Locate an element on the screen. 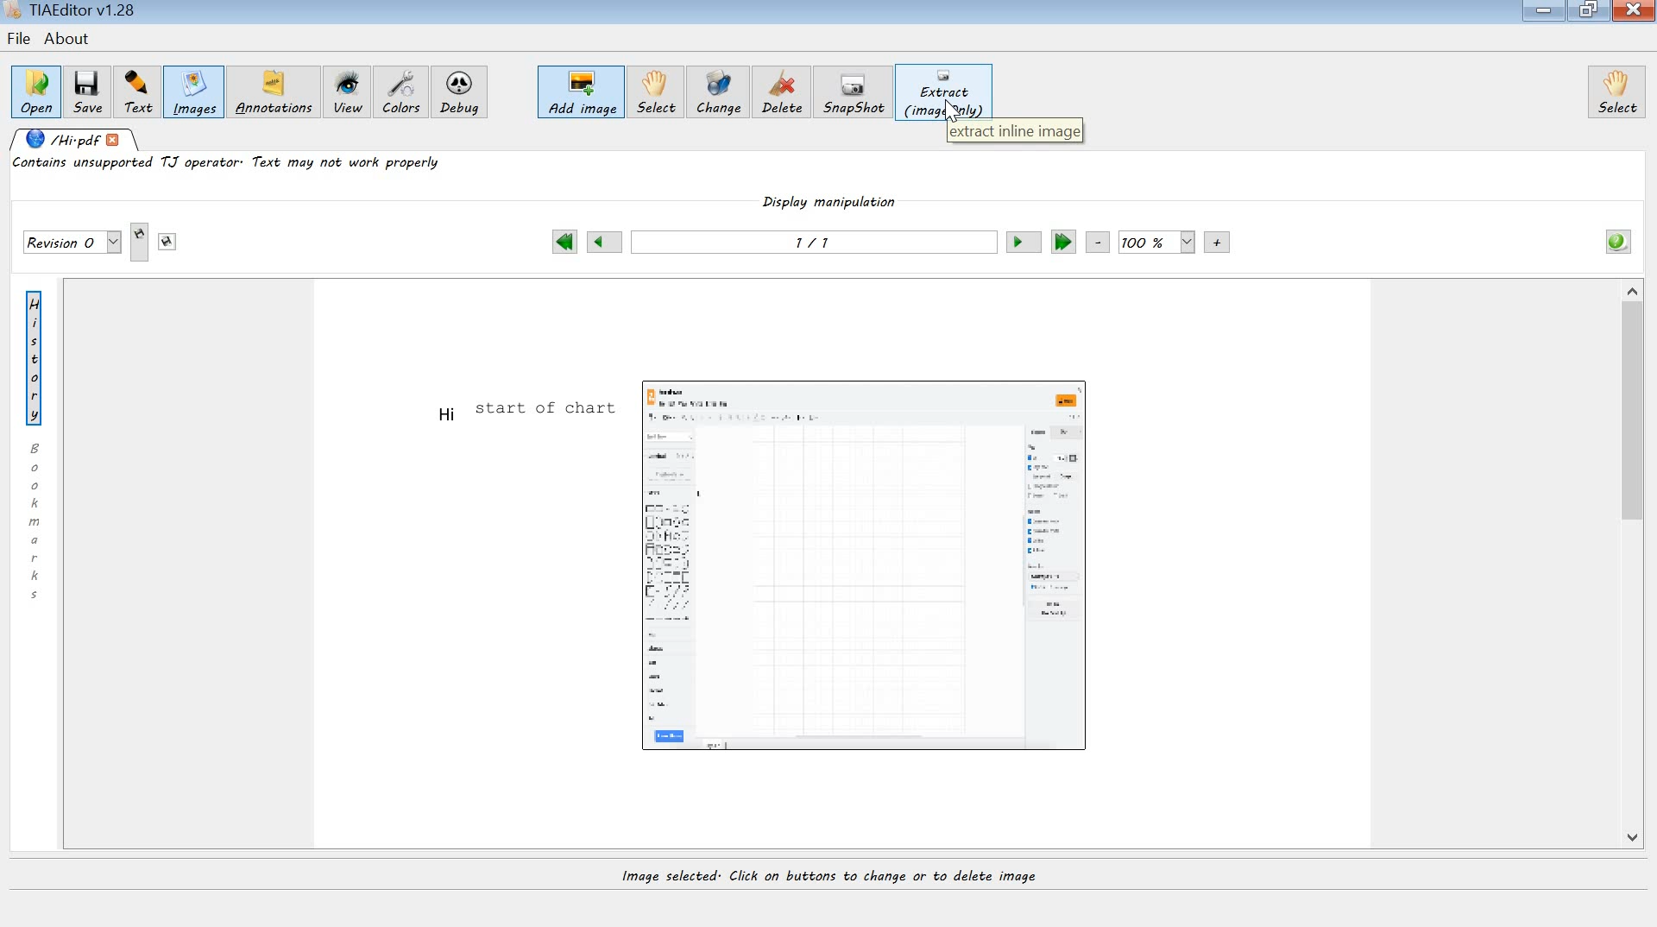 This screenshot has height=927, width=1657. zoom out or zoom in is located at coordinates (1159, 243).